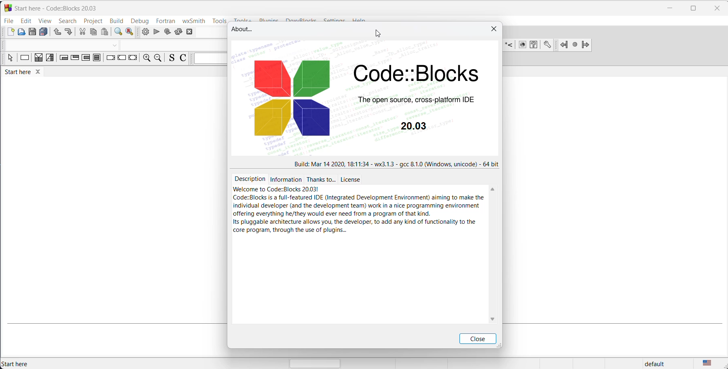 This screenshot has width=728, height=369. I want to click on file title, so click(54, 8).